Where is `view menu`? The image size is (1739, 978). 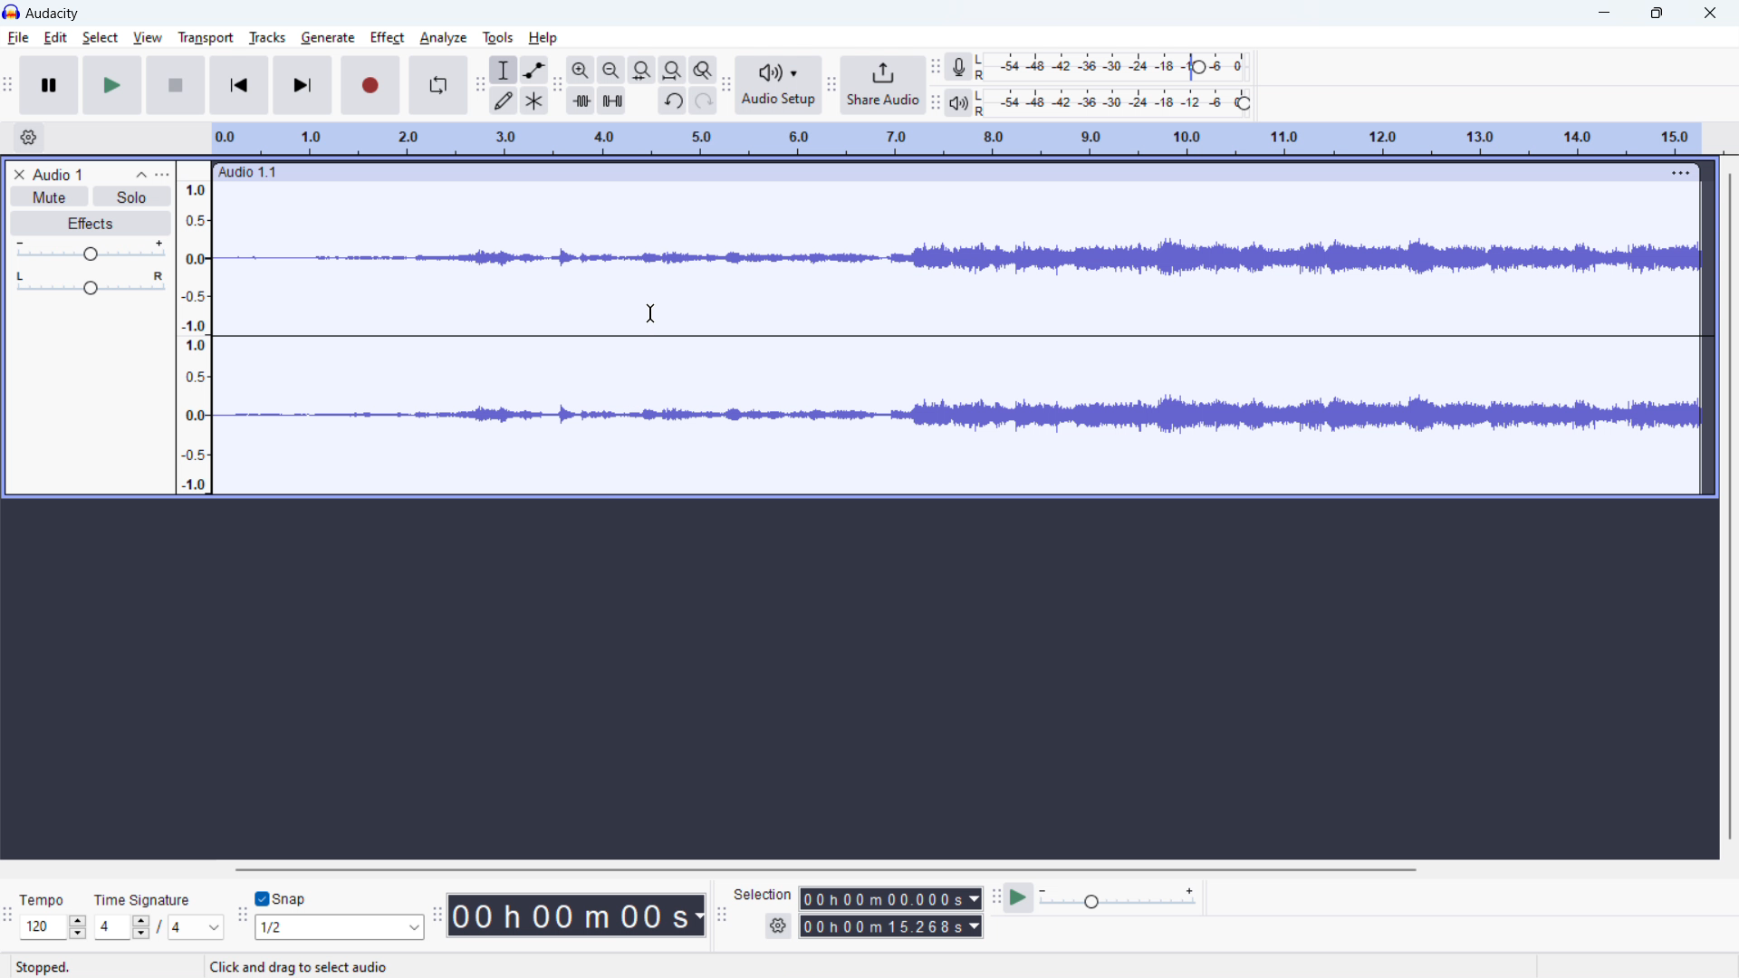
view menu is located at coordinates (164, 175).